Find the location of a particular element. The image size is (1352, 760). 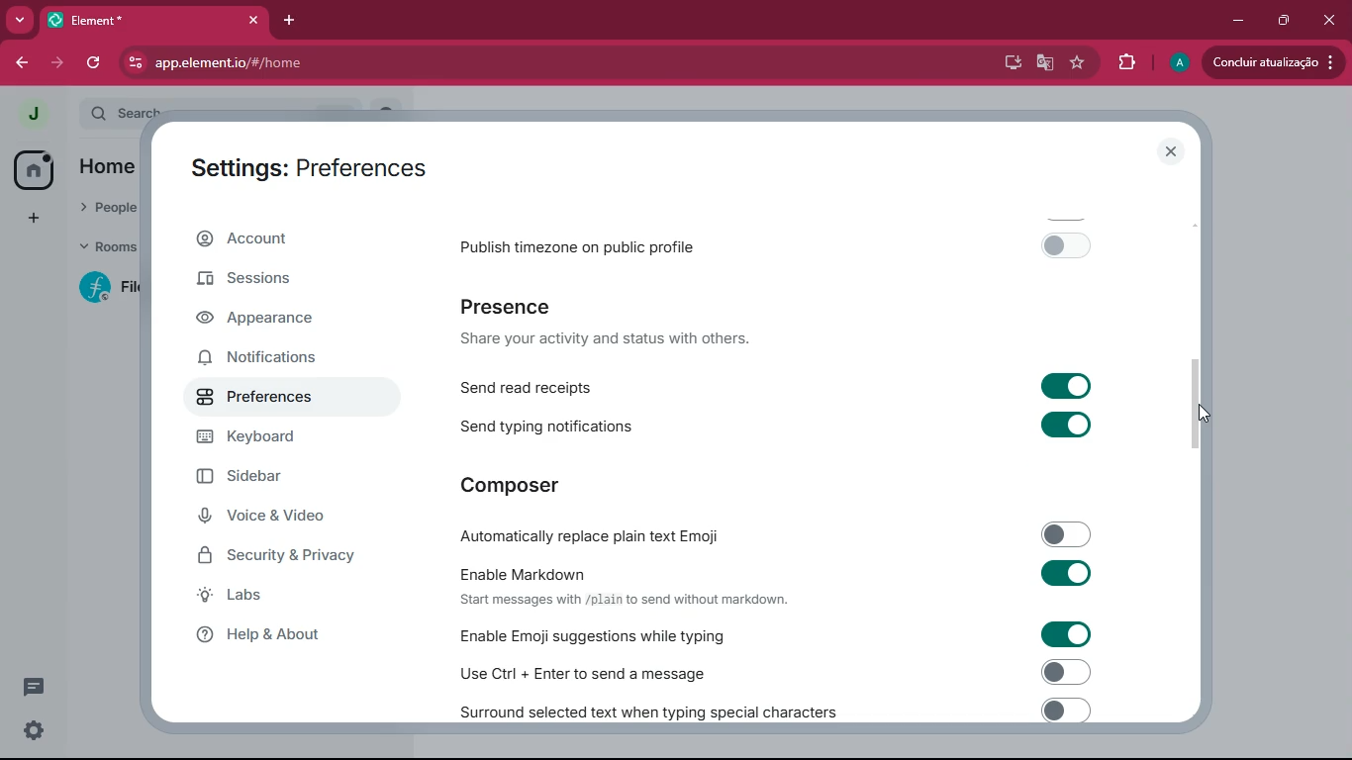

enable markdown is located at coordinates (778, 583).